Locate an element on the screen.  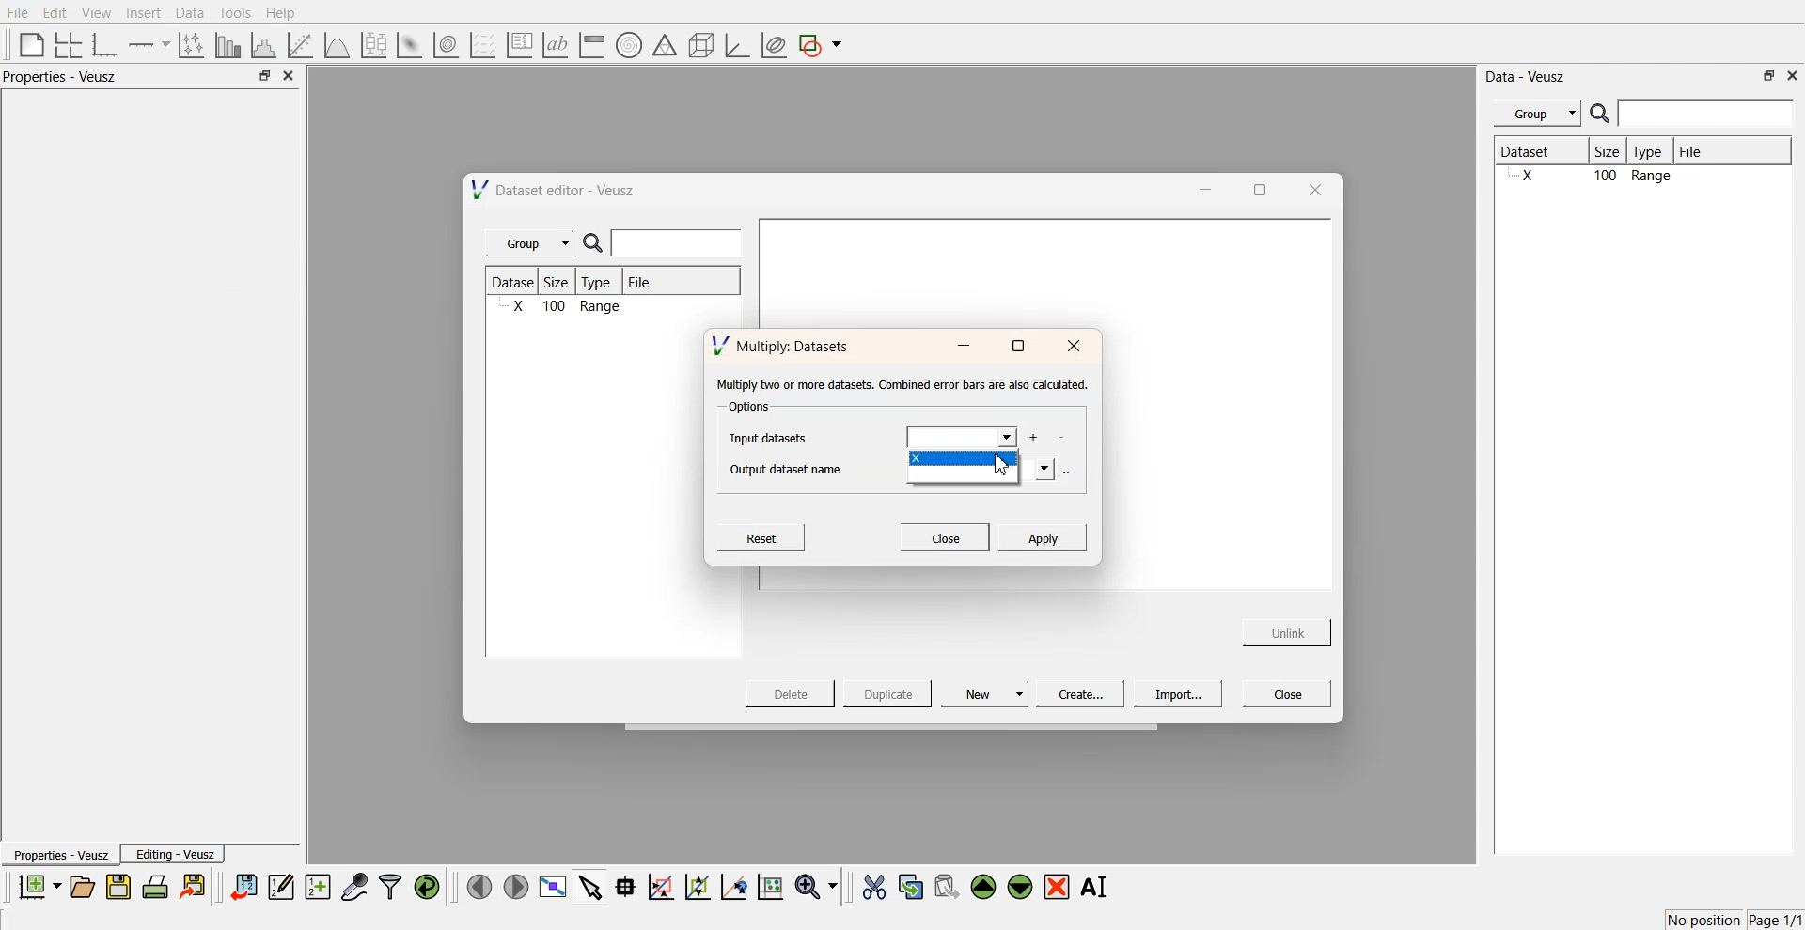
enter search field is located at coordinates (1708, 114).